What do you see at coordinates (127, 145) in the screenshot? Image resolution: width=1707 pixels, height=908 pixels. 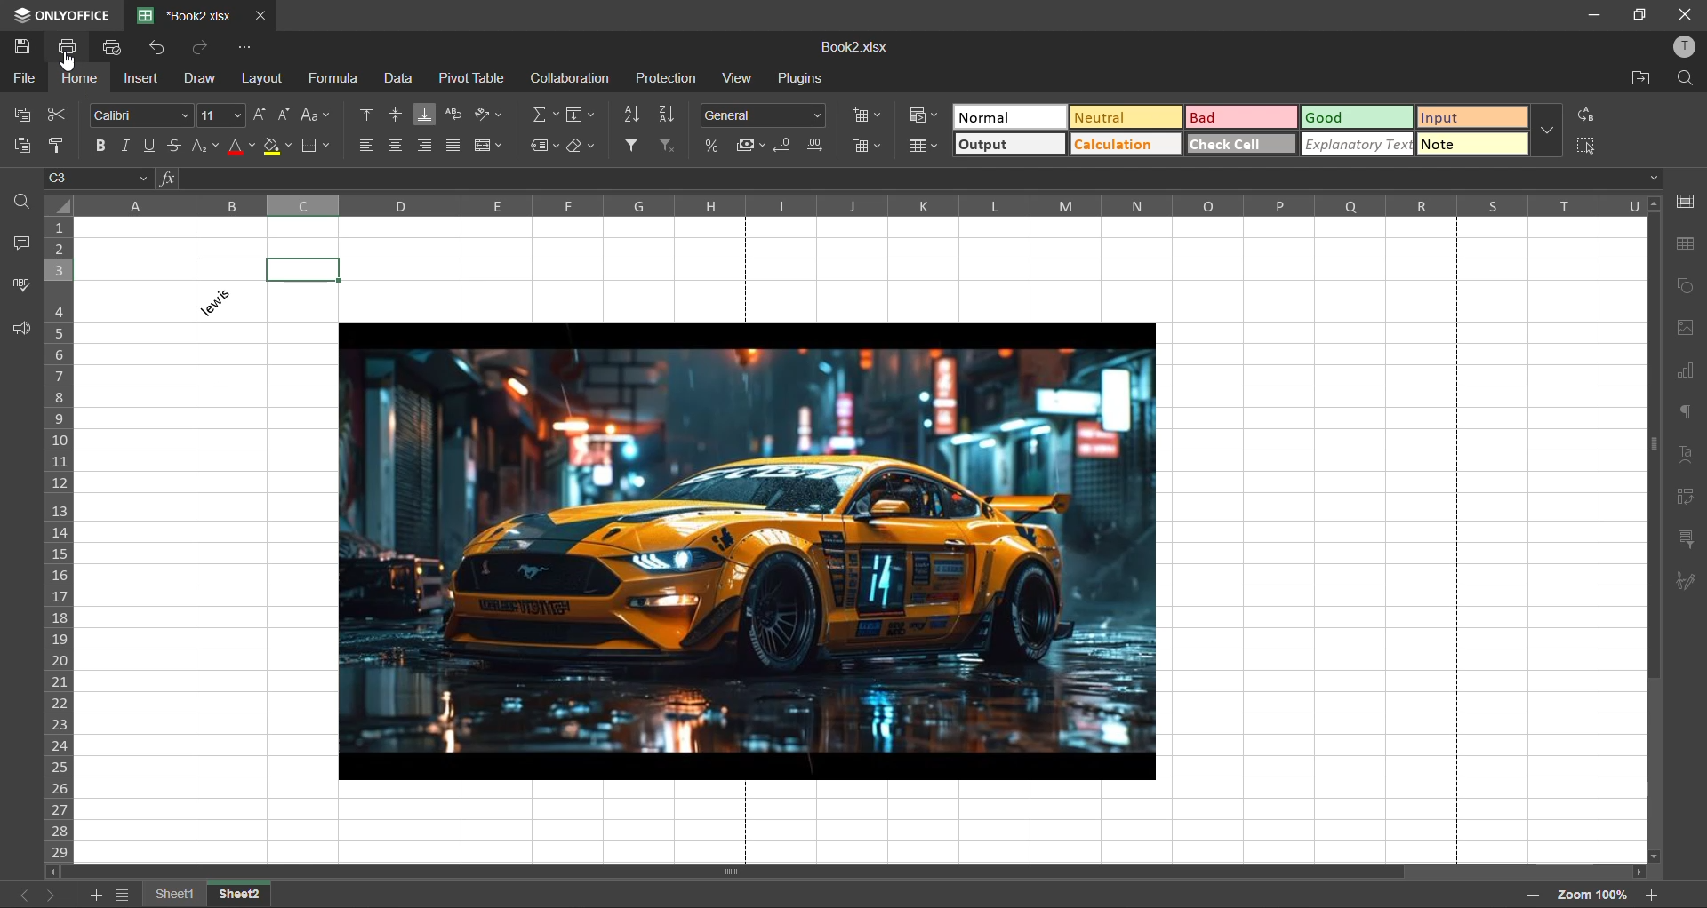 I see `italic` at bounding box center [127, 145].